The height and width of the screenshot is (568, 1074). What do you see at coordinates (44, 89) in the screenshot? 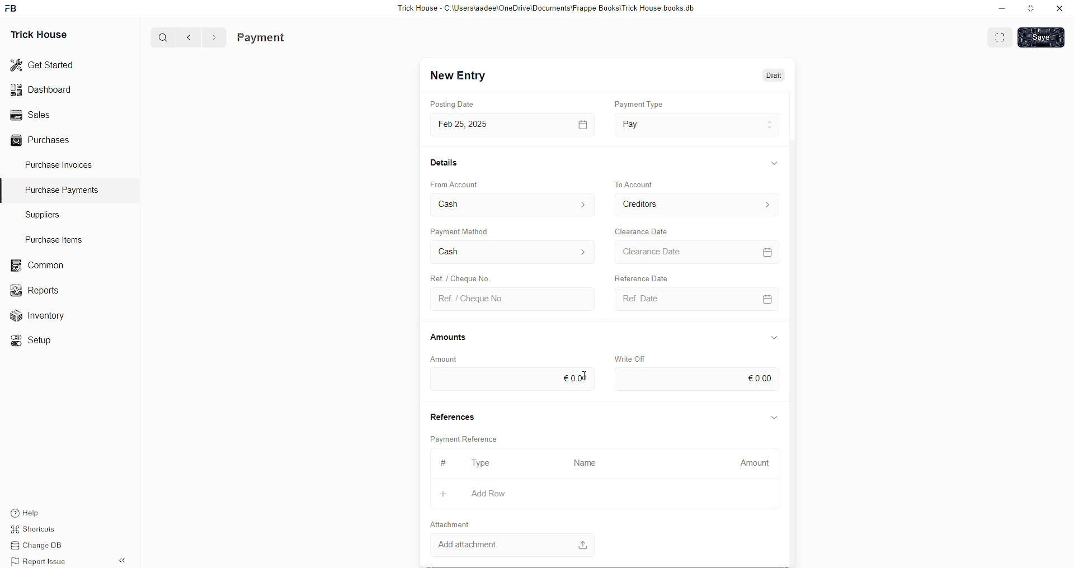
I see `Dashboard` at bounding box center [44, 89].